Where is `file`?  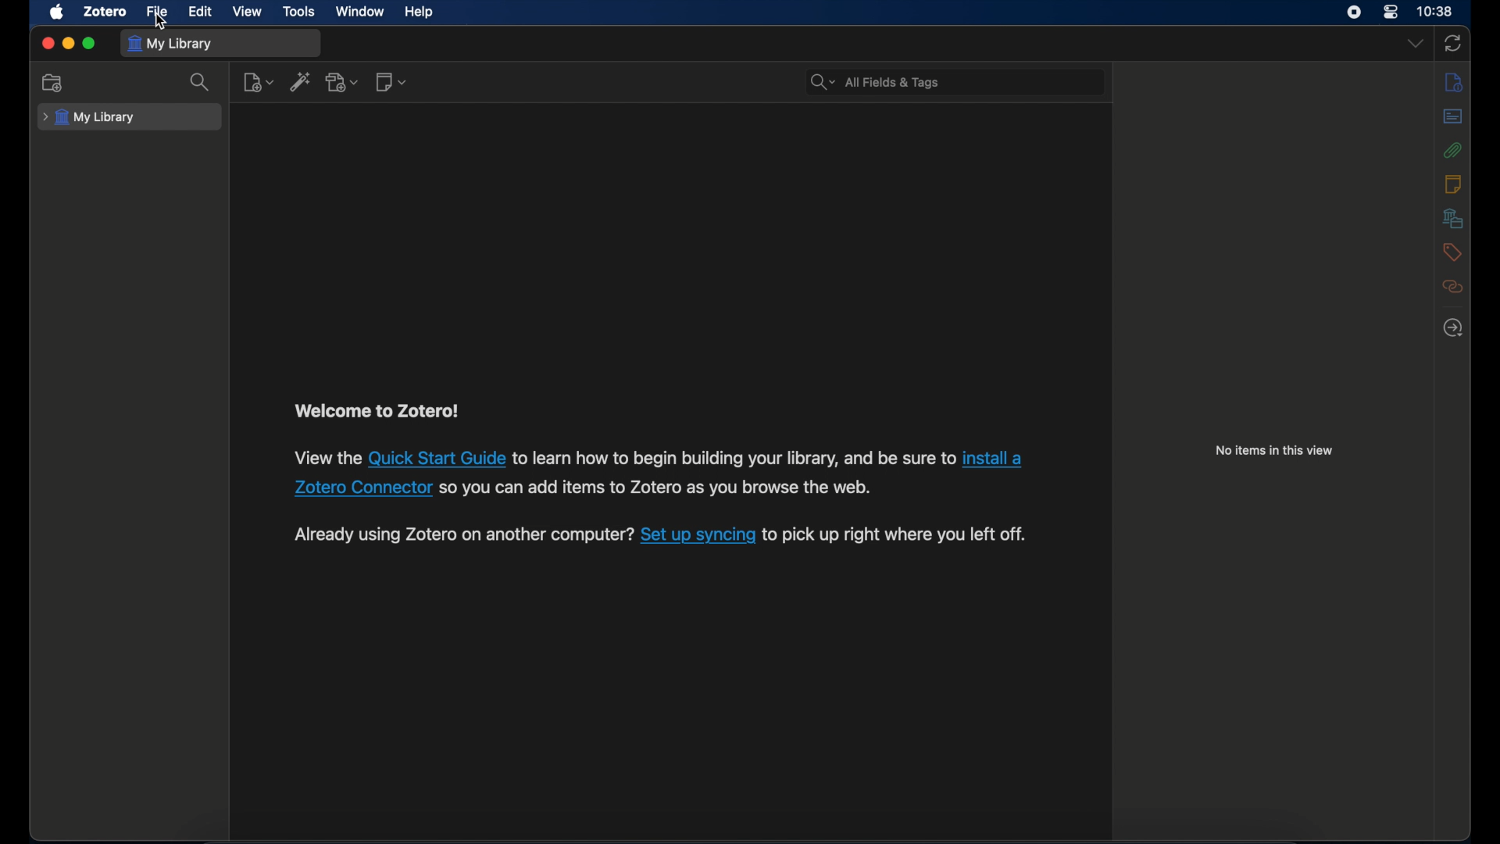 file is located at coordinates (158, 13).